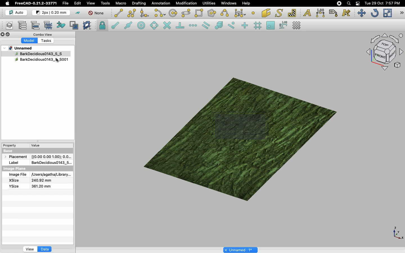 The width and height of the screenshot is (405, 253). What do you see at coordinates (15, 162) in the screenshot?
I see `label` at bounding box center [15, 162].